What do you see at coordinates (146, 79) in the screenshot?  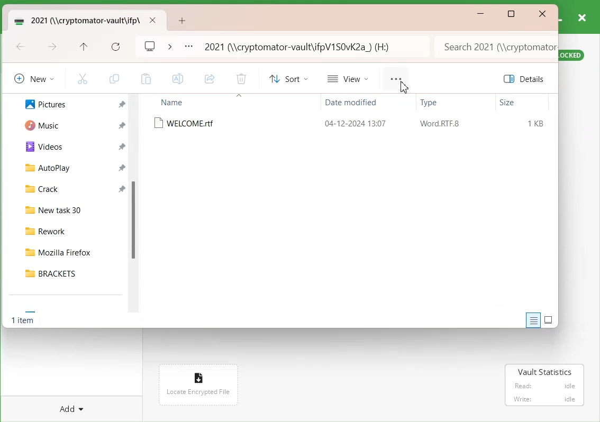 I see `Paste` at bounding box center [146, 79].